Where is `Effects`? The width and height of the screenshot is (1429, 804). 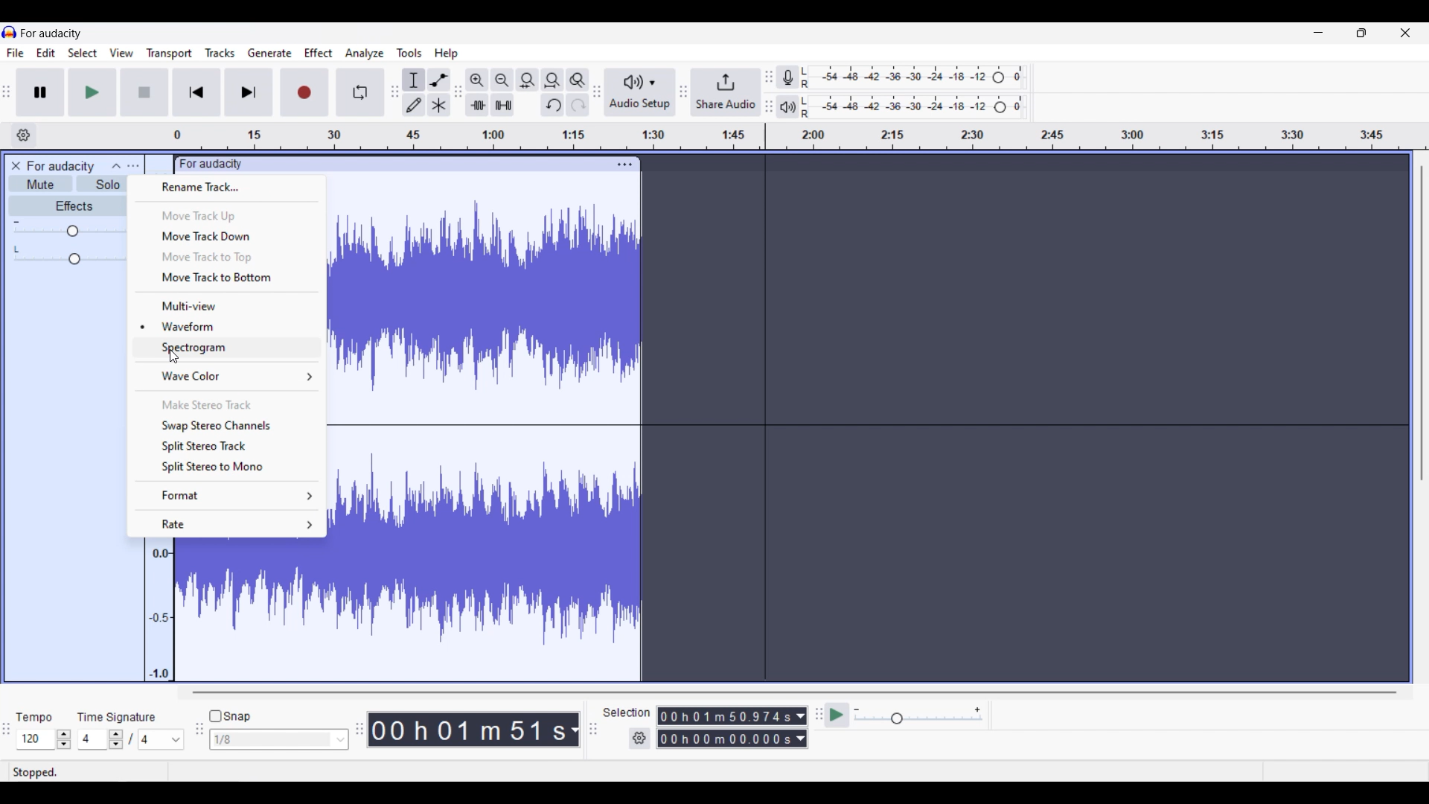
Effects is located at coordinates (66, 205).